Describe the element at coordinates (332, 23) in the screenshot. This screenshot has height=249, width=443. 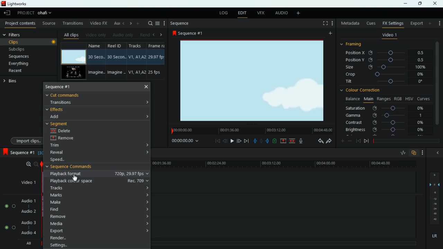
I see `add` at that location.